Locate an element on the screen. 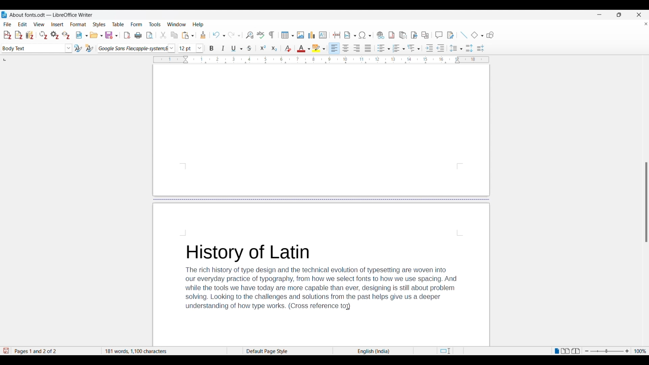 This screenshot has width=649, height=365. Single page view is located at coordinates (556, 351).